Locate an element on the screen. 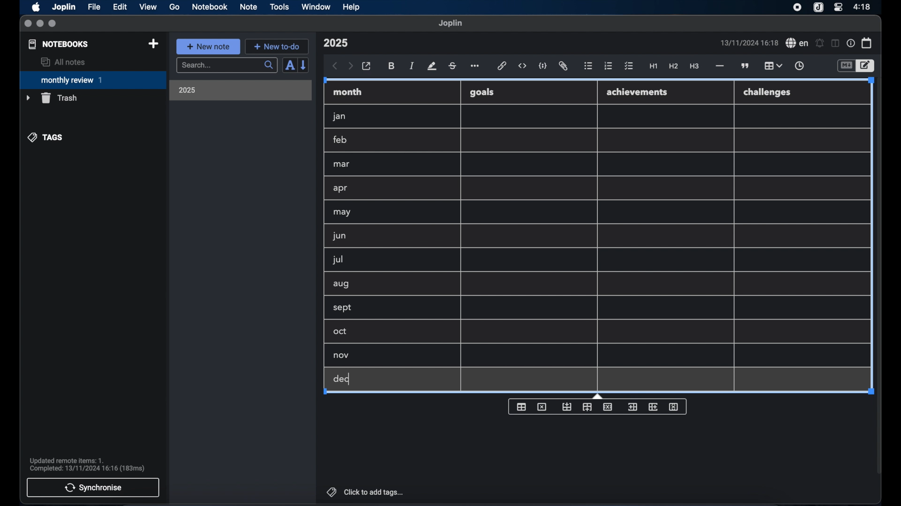 This screenshot has height=506, width=901. reverse sort order is located at coordinates (304, 65).